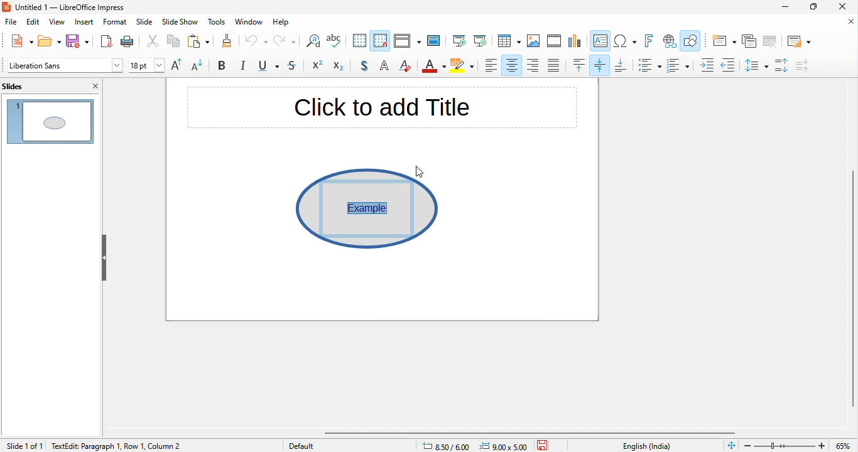 The height and width of the screenshot is (452, 858). What do you see at coordinates (434, 67) in the screenshot?
I see `font color` at bounding box center [434, 67].